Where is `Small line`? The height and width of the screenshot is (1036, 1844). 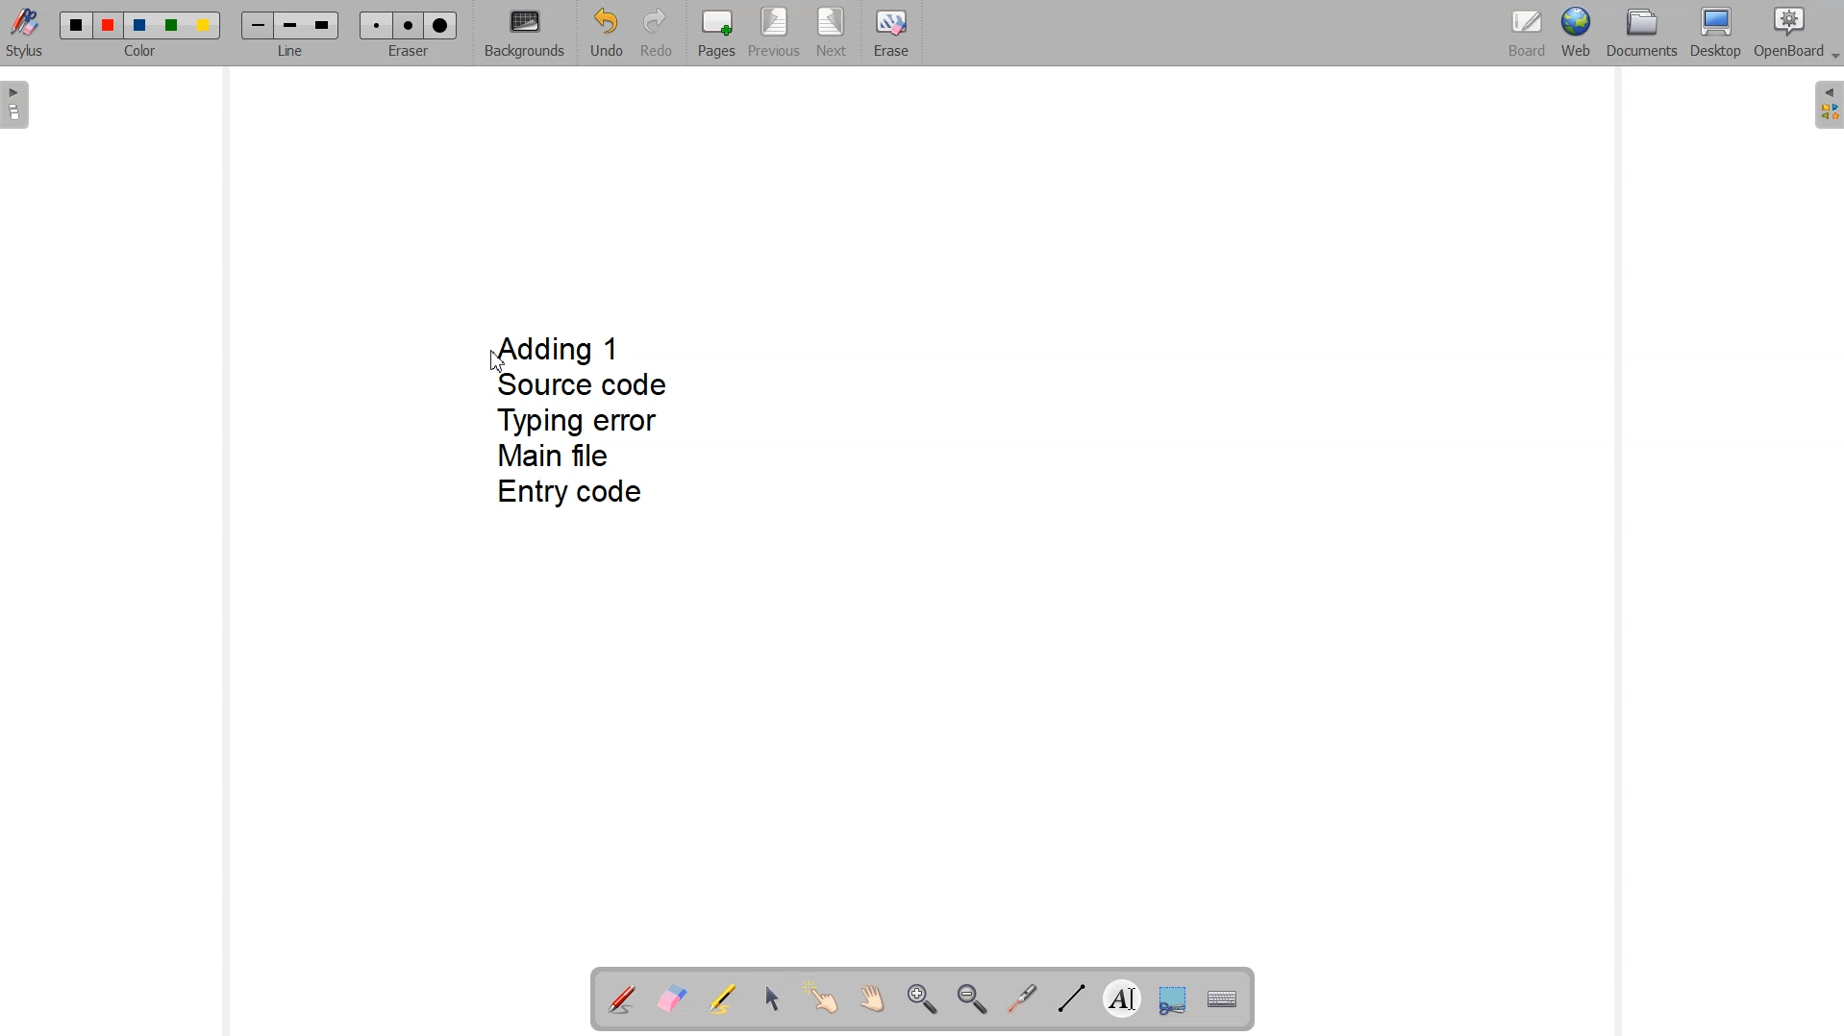
Small line is located at coordinates (259, 26).